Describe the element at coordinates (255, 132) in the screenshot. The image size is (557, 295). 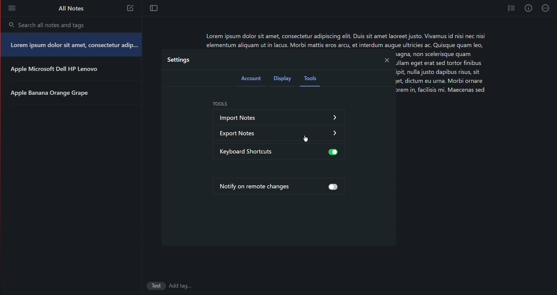
I see `Export Notes` at that location.